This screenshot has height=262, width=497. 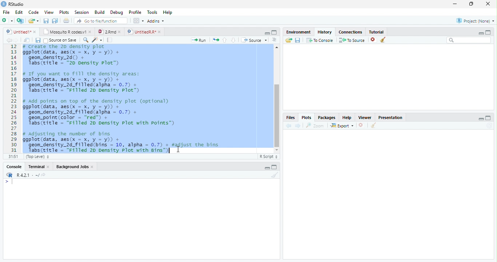 I want to click on (Top Level), so click(x=37, y=157).